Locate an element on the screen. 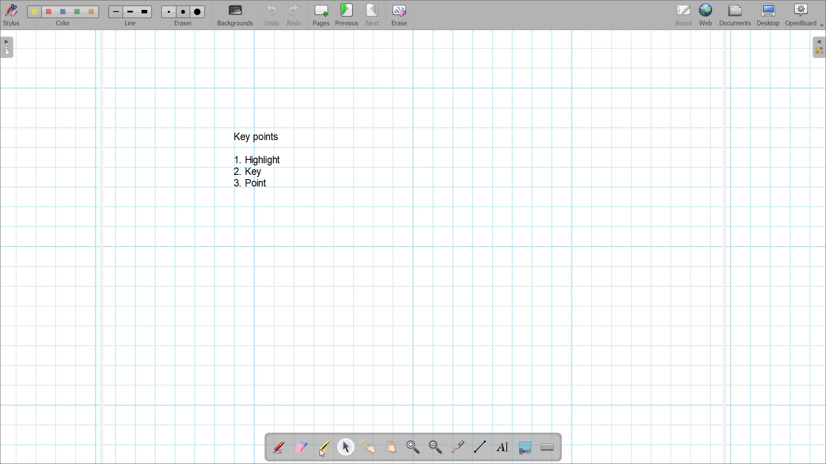 This screenshot has height=464, width=826. Documents is located at coordinates (735, 15).